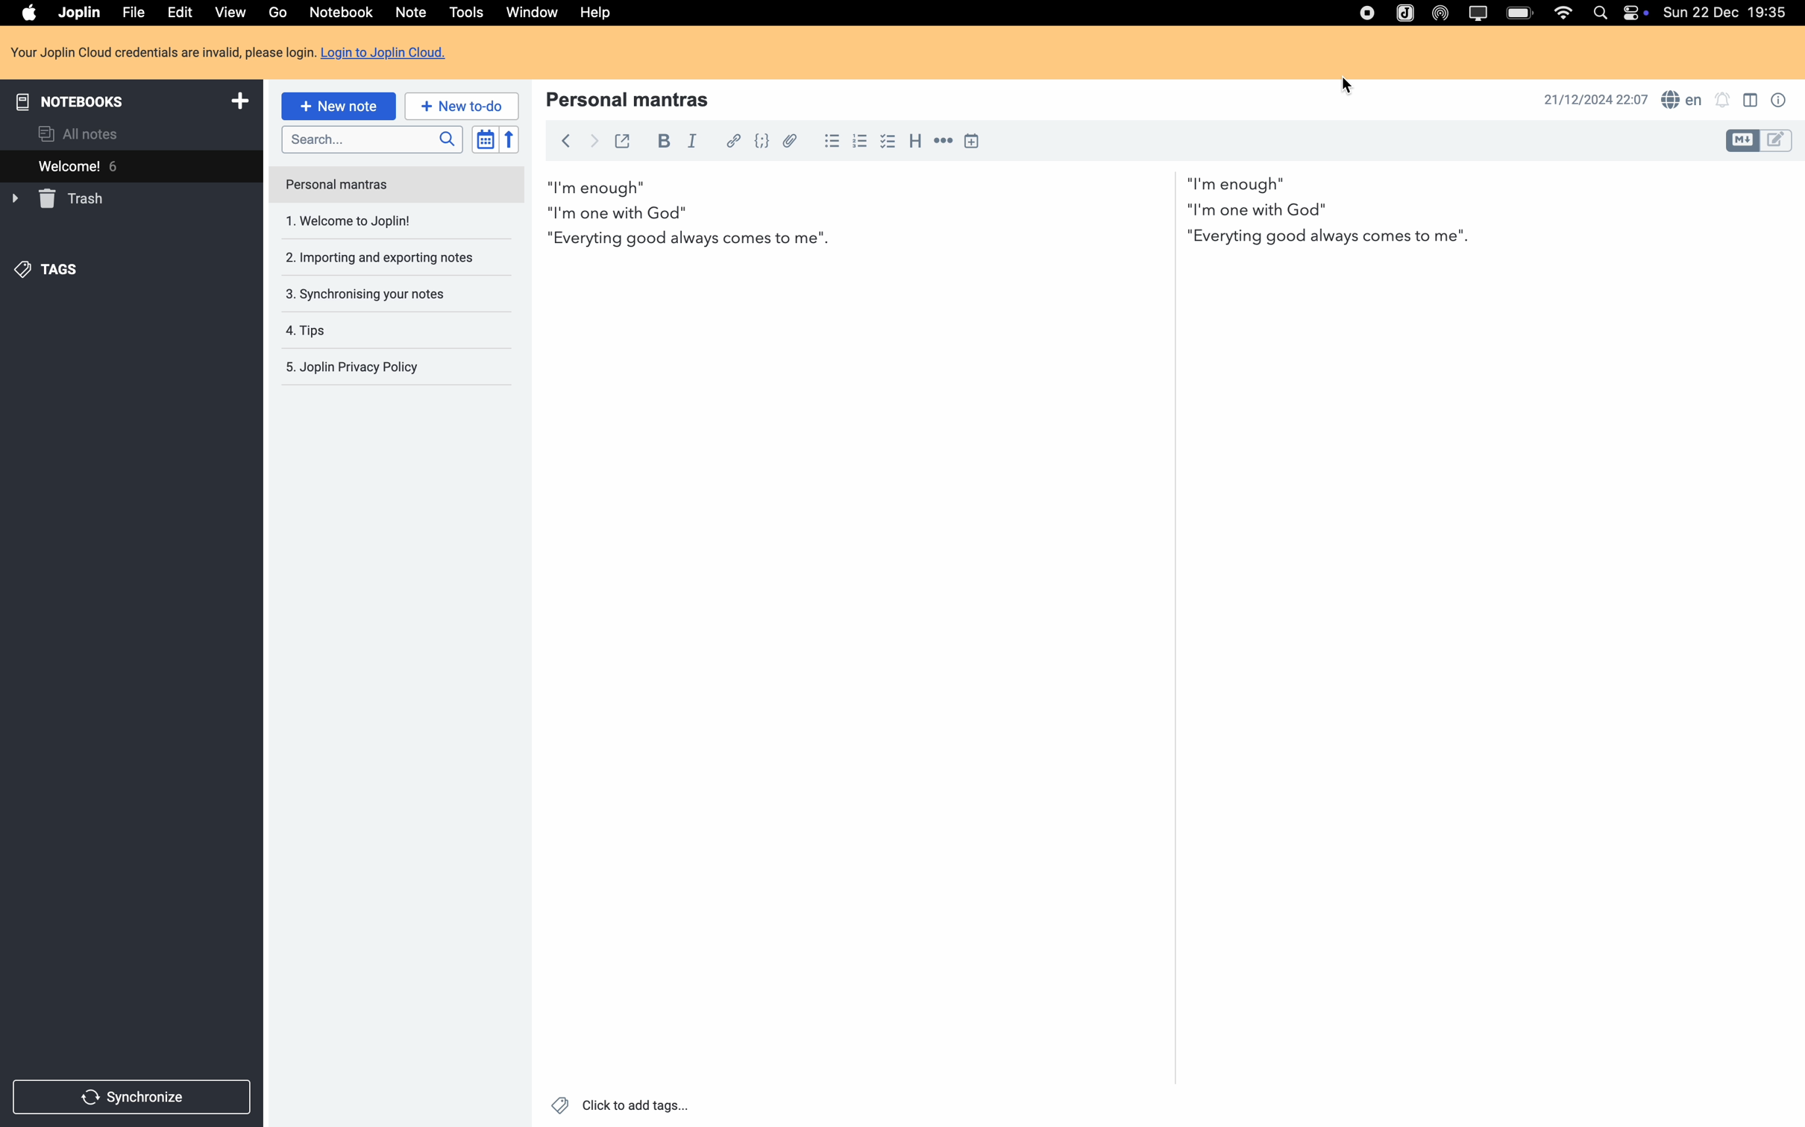 Image resolution: width=1805 pixels, height=1127 pixels. What do you see at coordinates (1404, 13) in the screenshot?
I see `Joplin icon` at bounding box center [1404, 13].